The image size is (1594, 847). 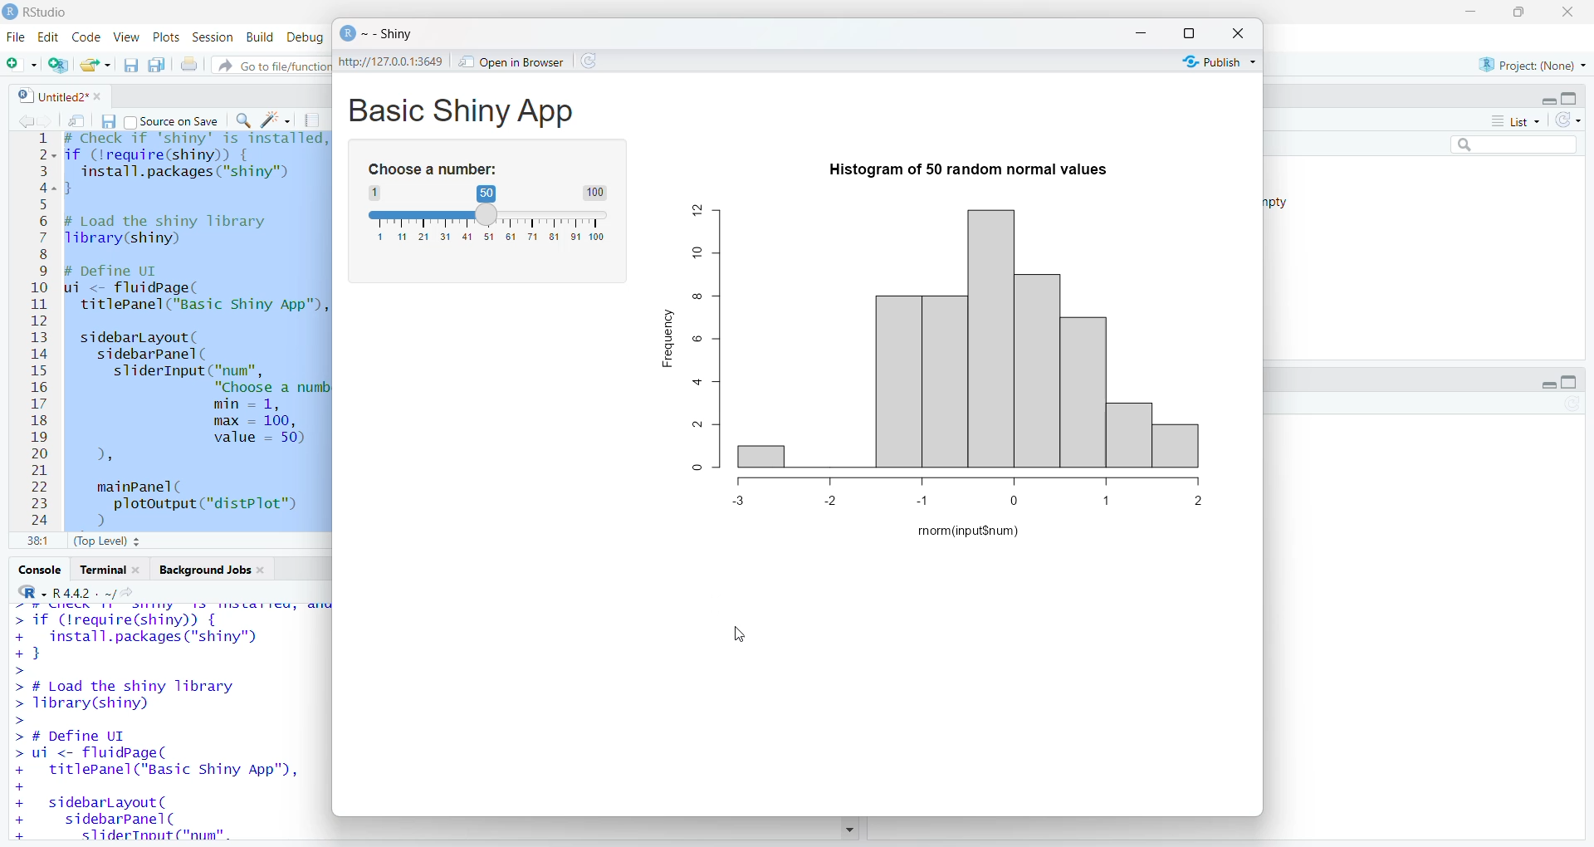 What do you see at coordinates (139, 570) in the screenshot?
I see `close` at bounding box center [139, 570].